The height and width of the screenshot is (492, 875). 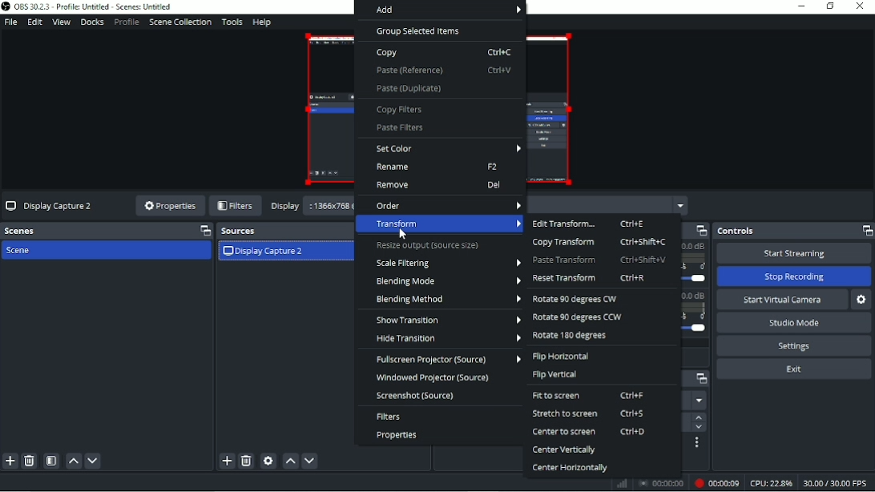 I want to click on Move source(s) down, so click(x=310, y=462).